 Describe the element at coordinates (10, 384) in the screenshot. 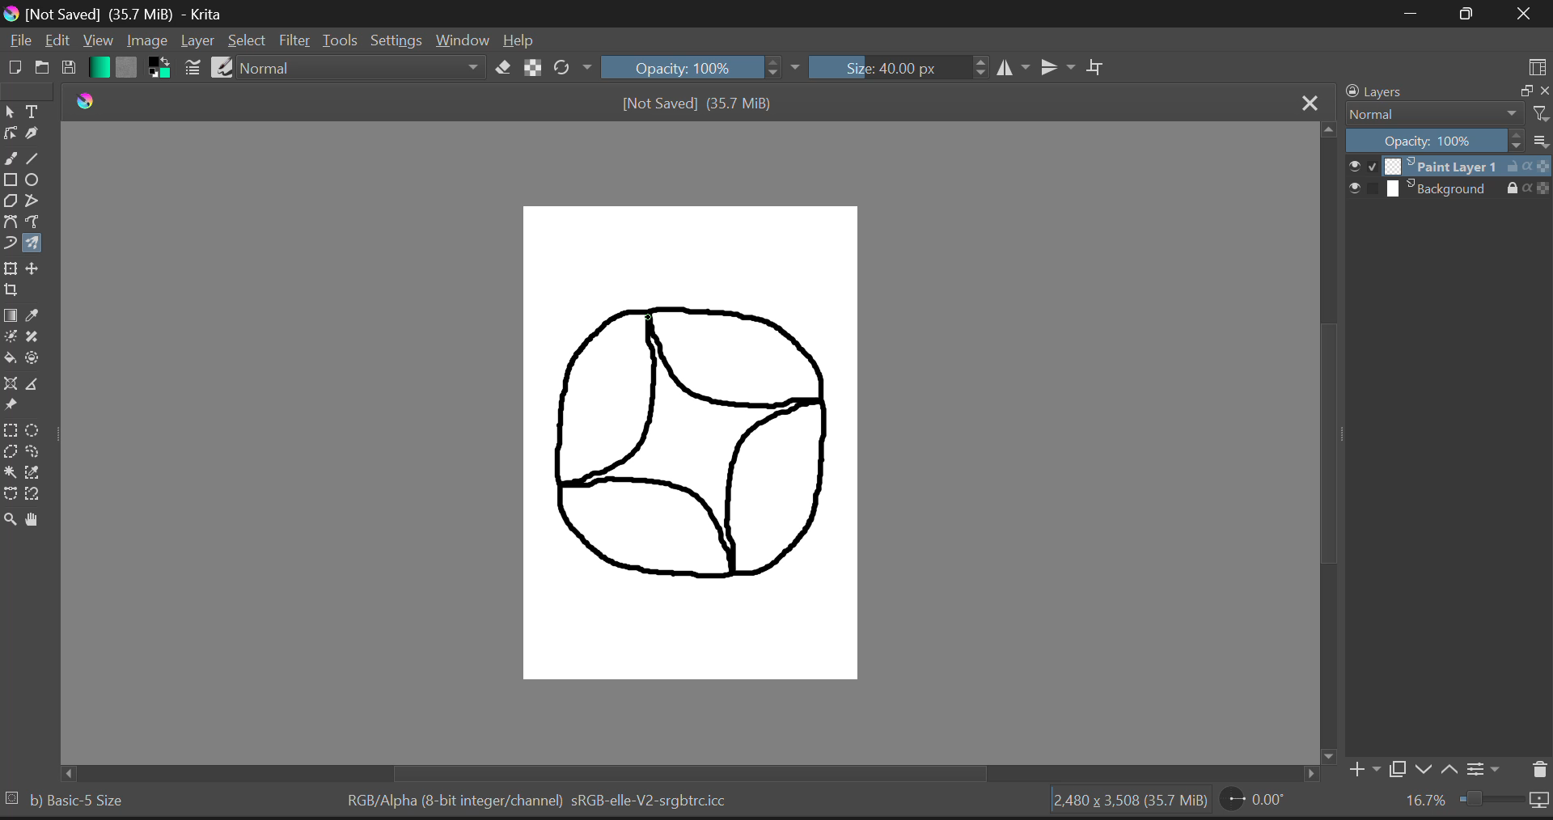

I see `Assistant Tool` at that location.